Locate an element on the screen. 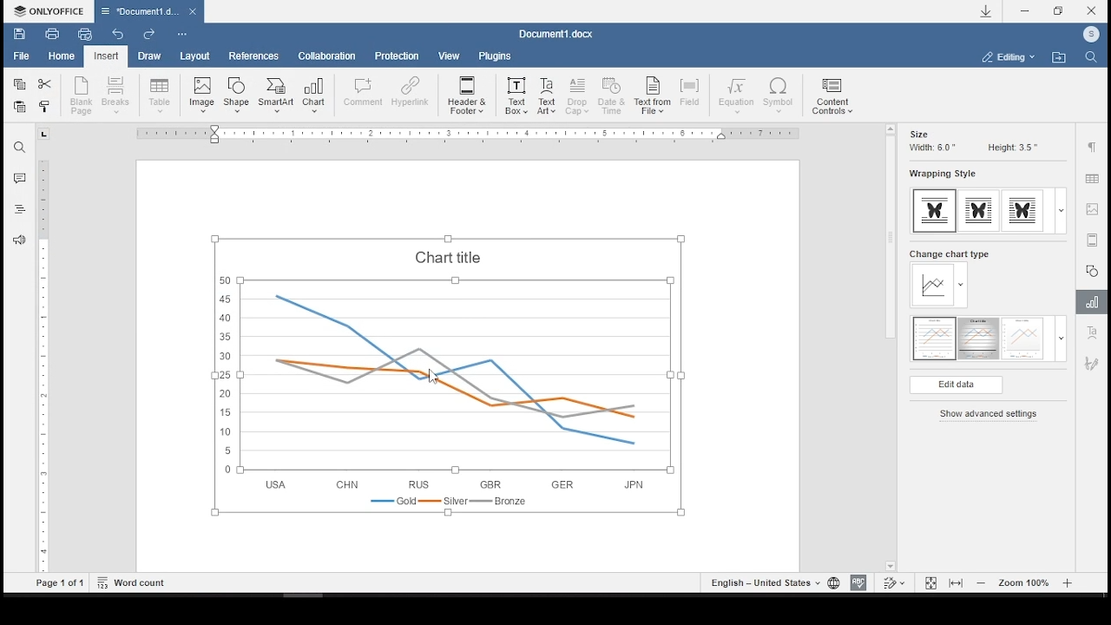 Image resolution: width=1111 pixels, height=625 pixels. insert page break is located at coordinates (118, 95).